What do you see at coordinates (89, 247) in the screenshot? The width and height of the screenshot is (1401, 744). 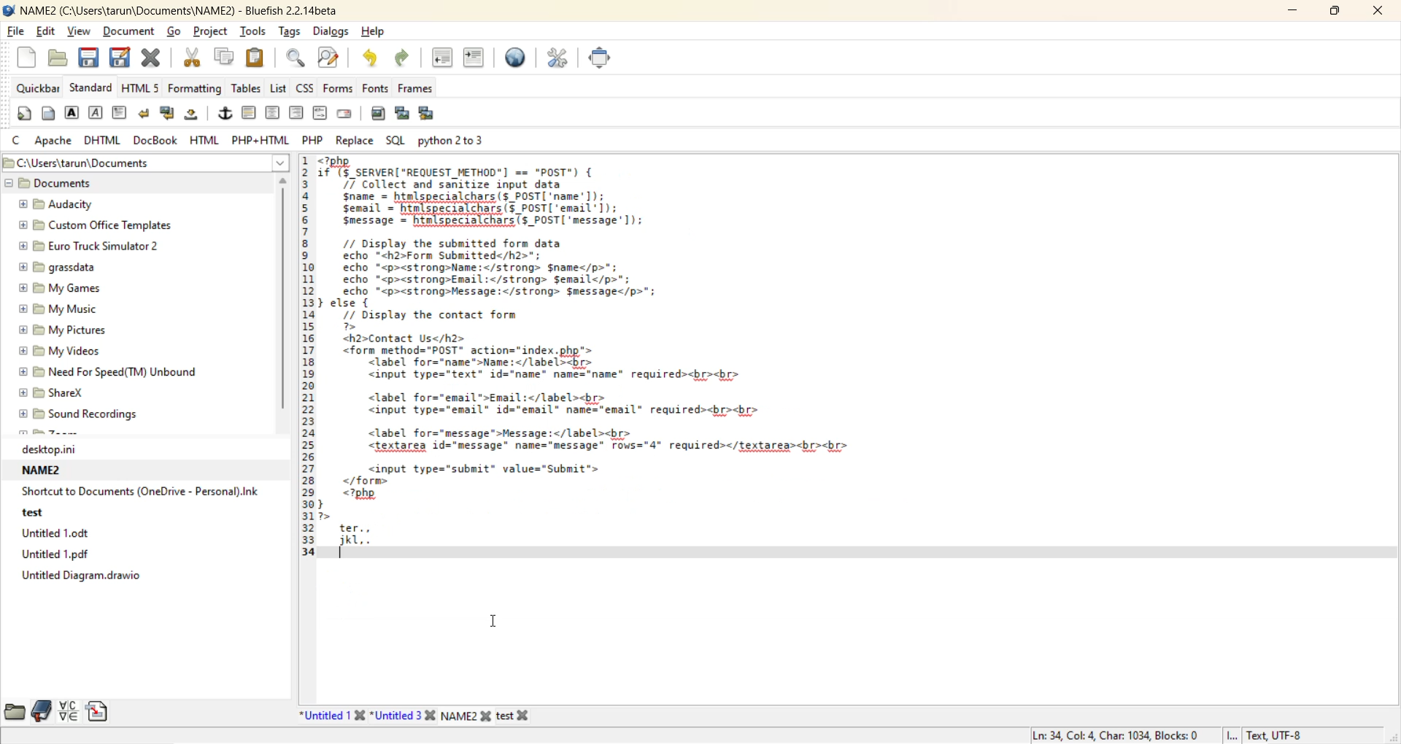 I see `Euro Truck Simulator 2` at bounding box center [89, 247].